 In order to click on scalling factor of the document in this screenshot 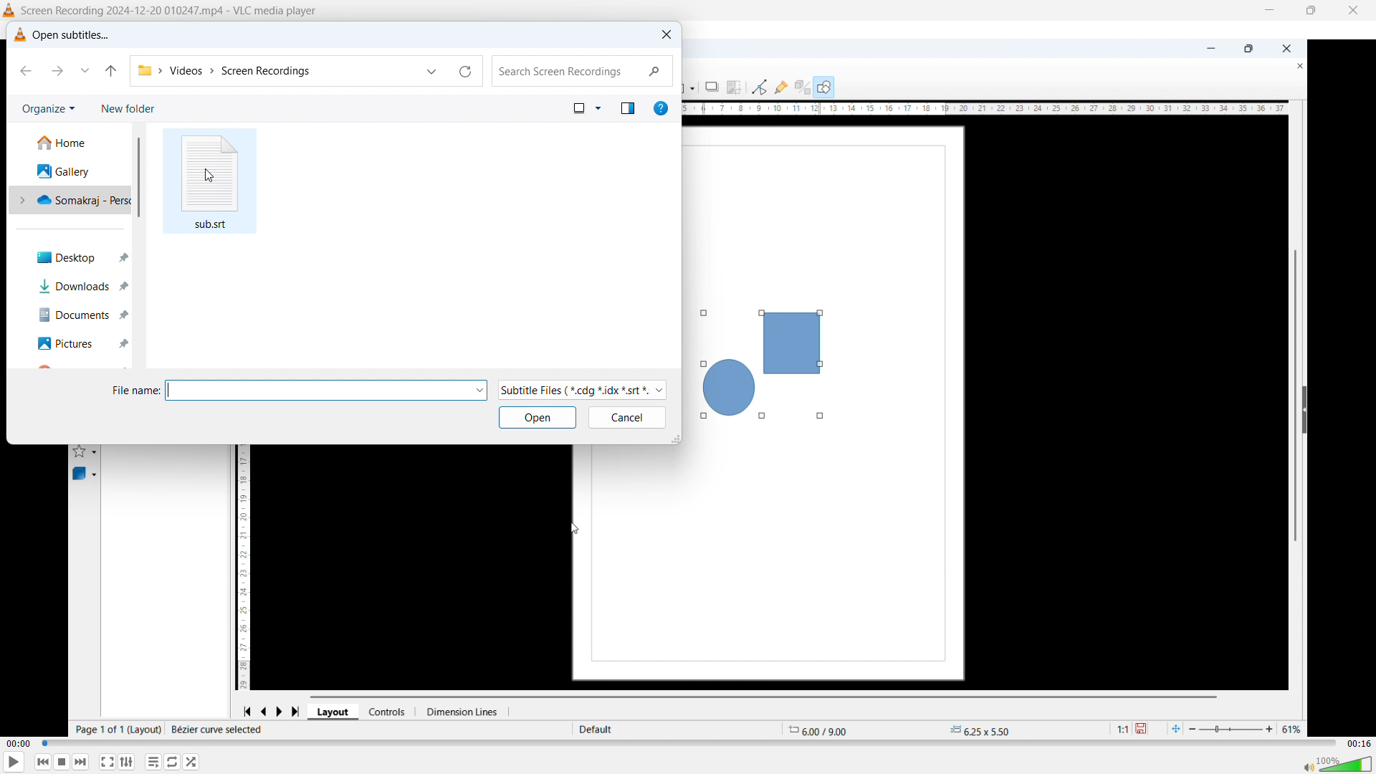, I will do `click(1119, 730)`.